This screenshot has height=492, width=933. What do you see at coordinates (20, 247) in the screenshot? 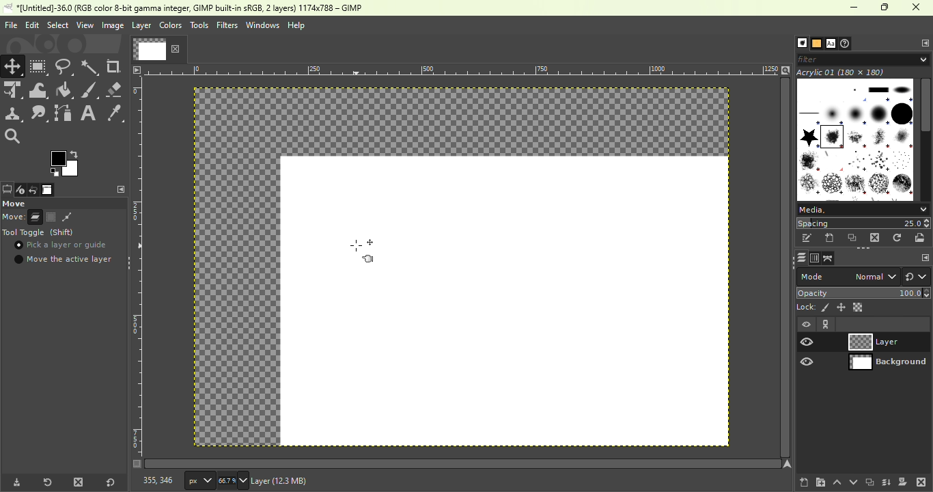
I see `Cursor` at bounding box center [20, 247].